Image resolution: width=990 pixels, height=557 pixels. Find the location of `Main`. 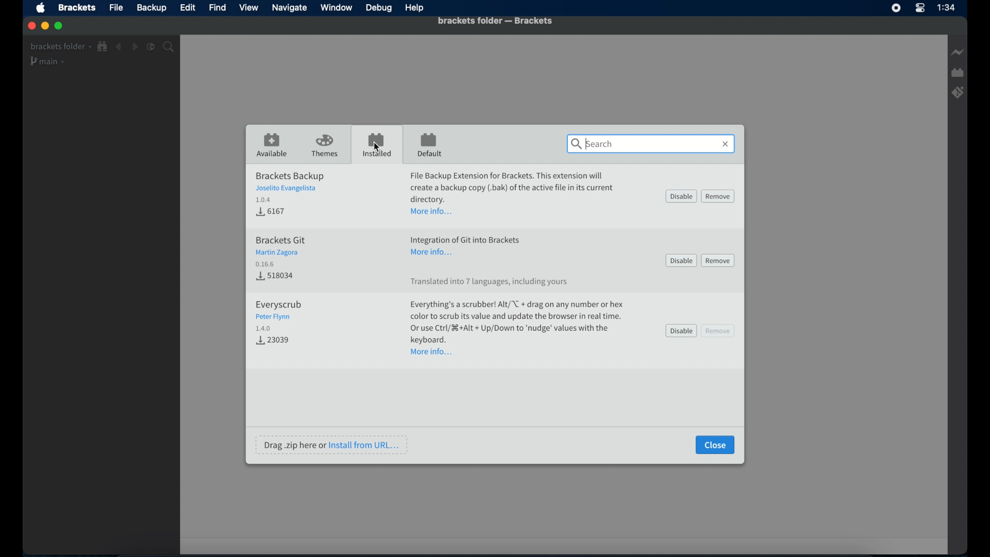

Main is located at coordinates (48, 61).